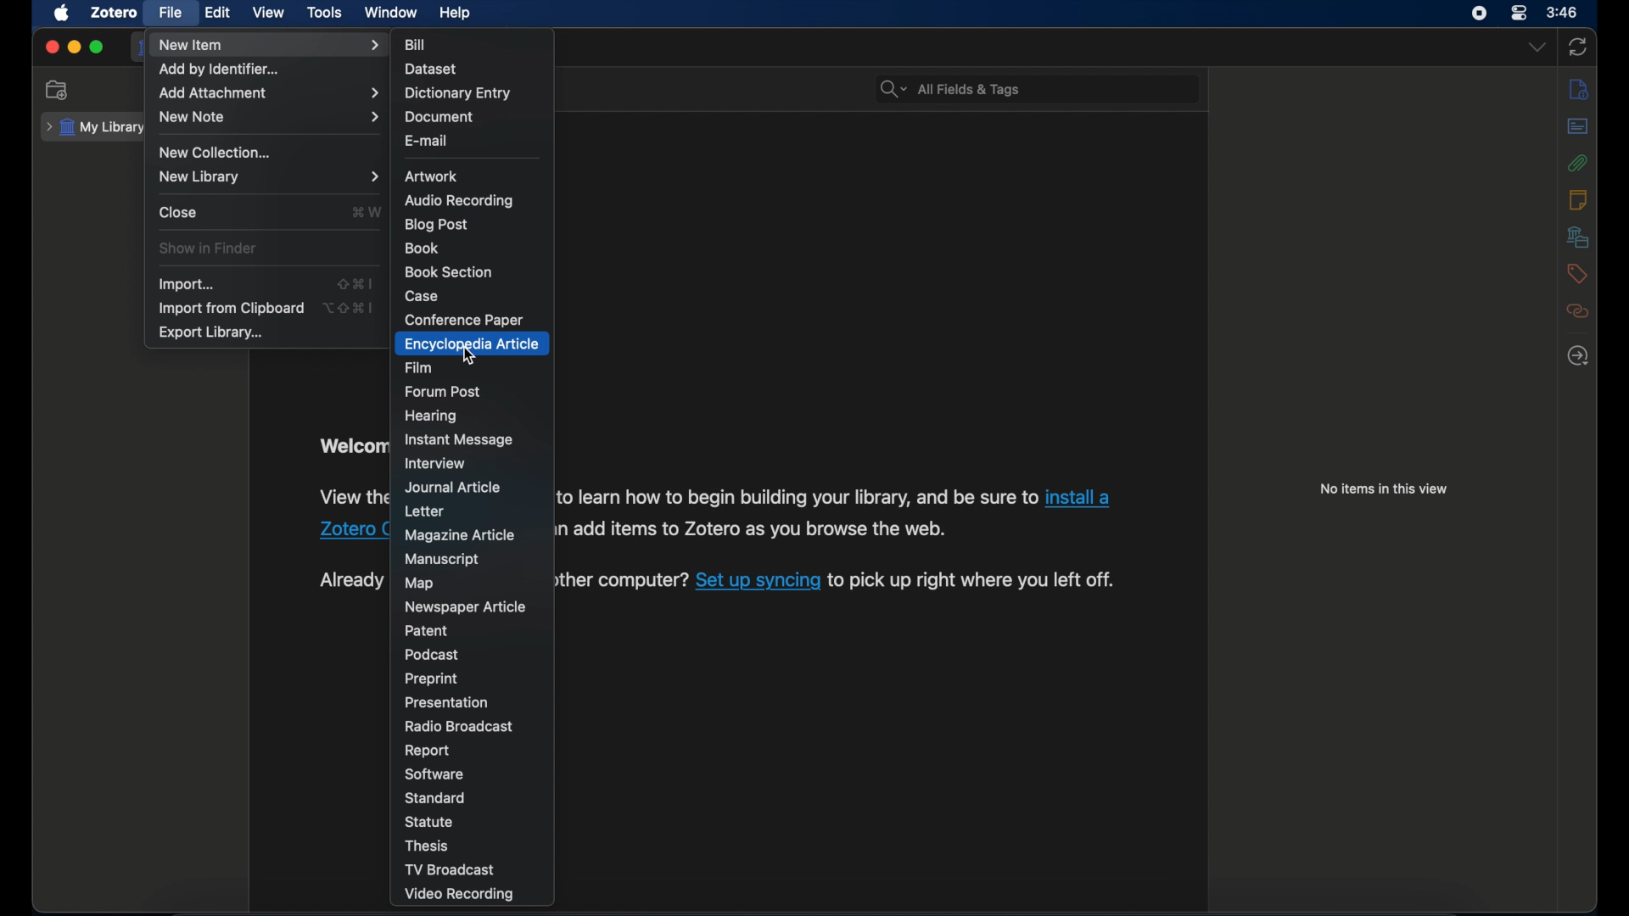 This screenshot has height=916, width=1629. Describe the element at coordinates (1576, 48) in the screenshot. I see `sync` at that location.